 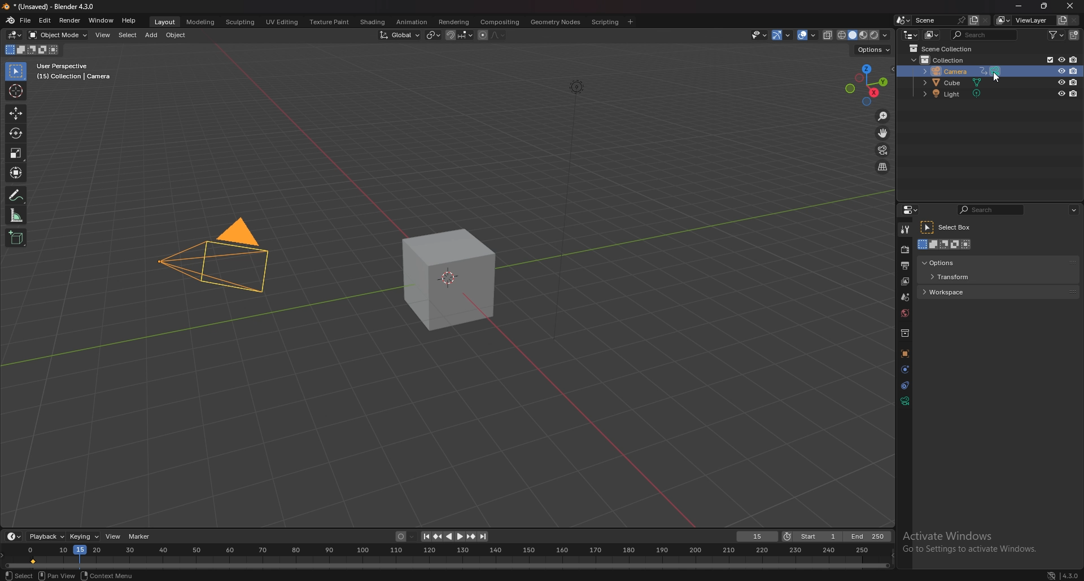 What do you see at coordinates (129, 21) in the screenshot?
I see `help` at bounding box center [129, 21].